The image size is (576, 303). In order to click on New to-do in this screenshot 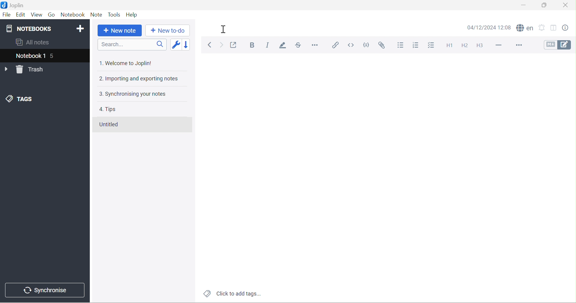, I will do `click(168, 30)`.